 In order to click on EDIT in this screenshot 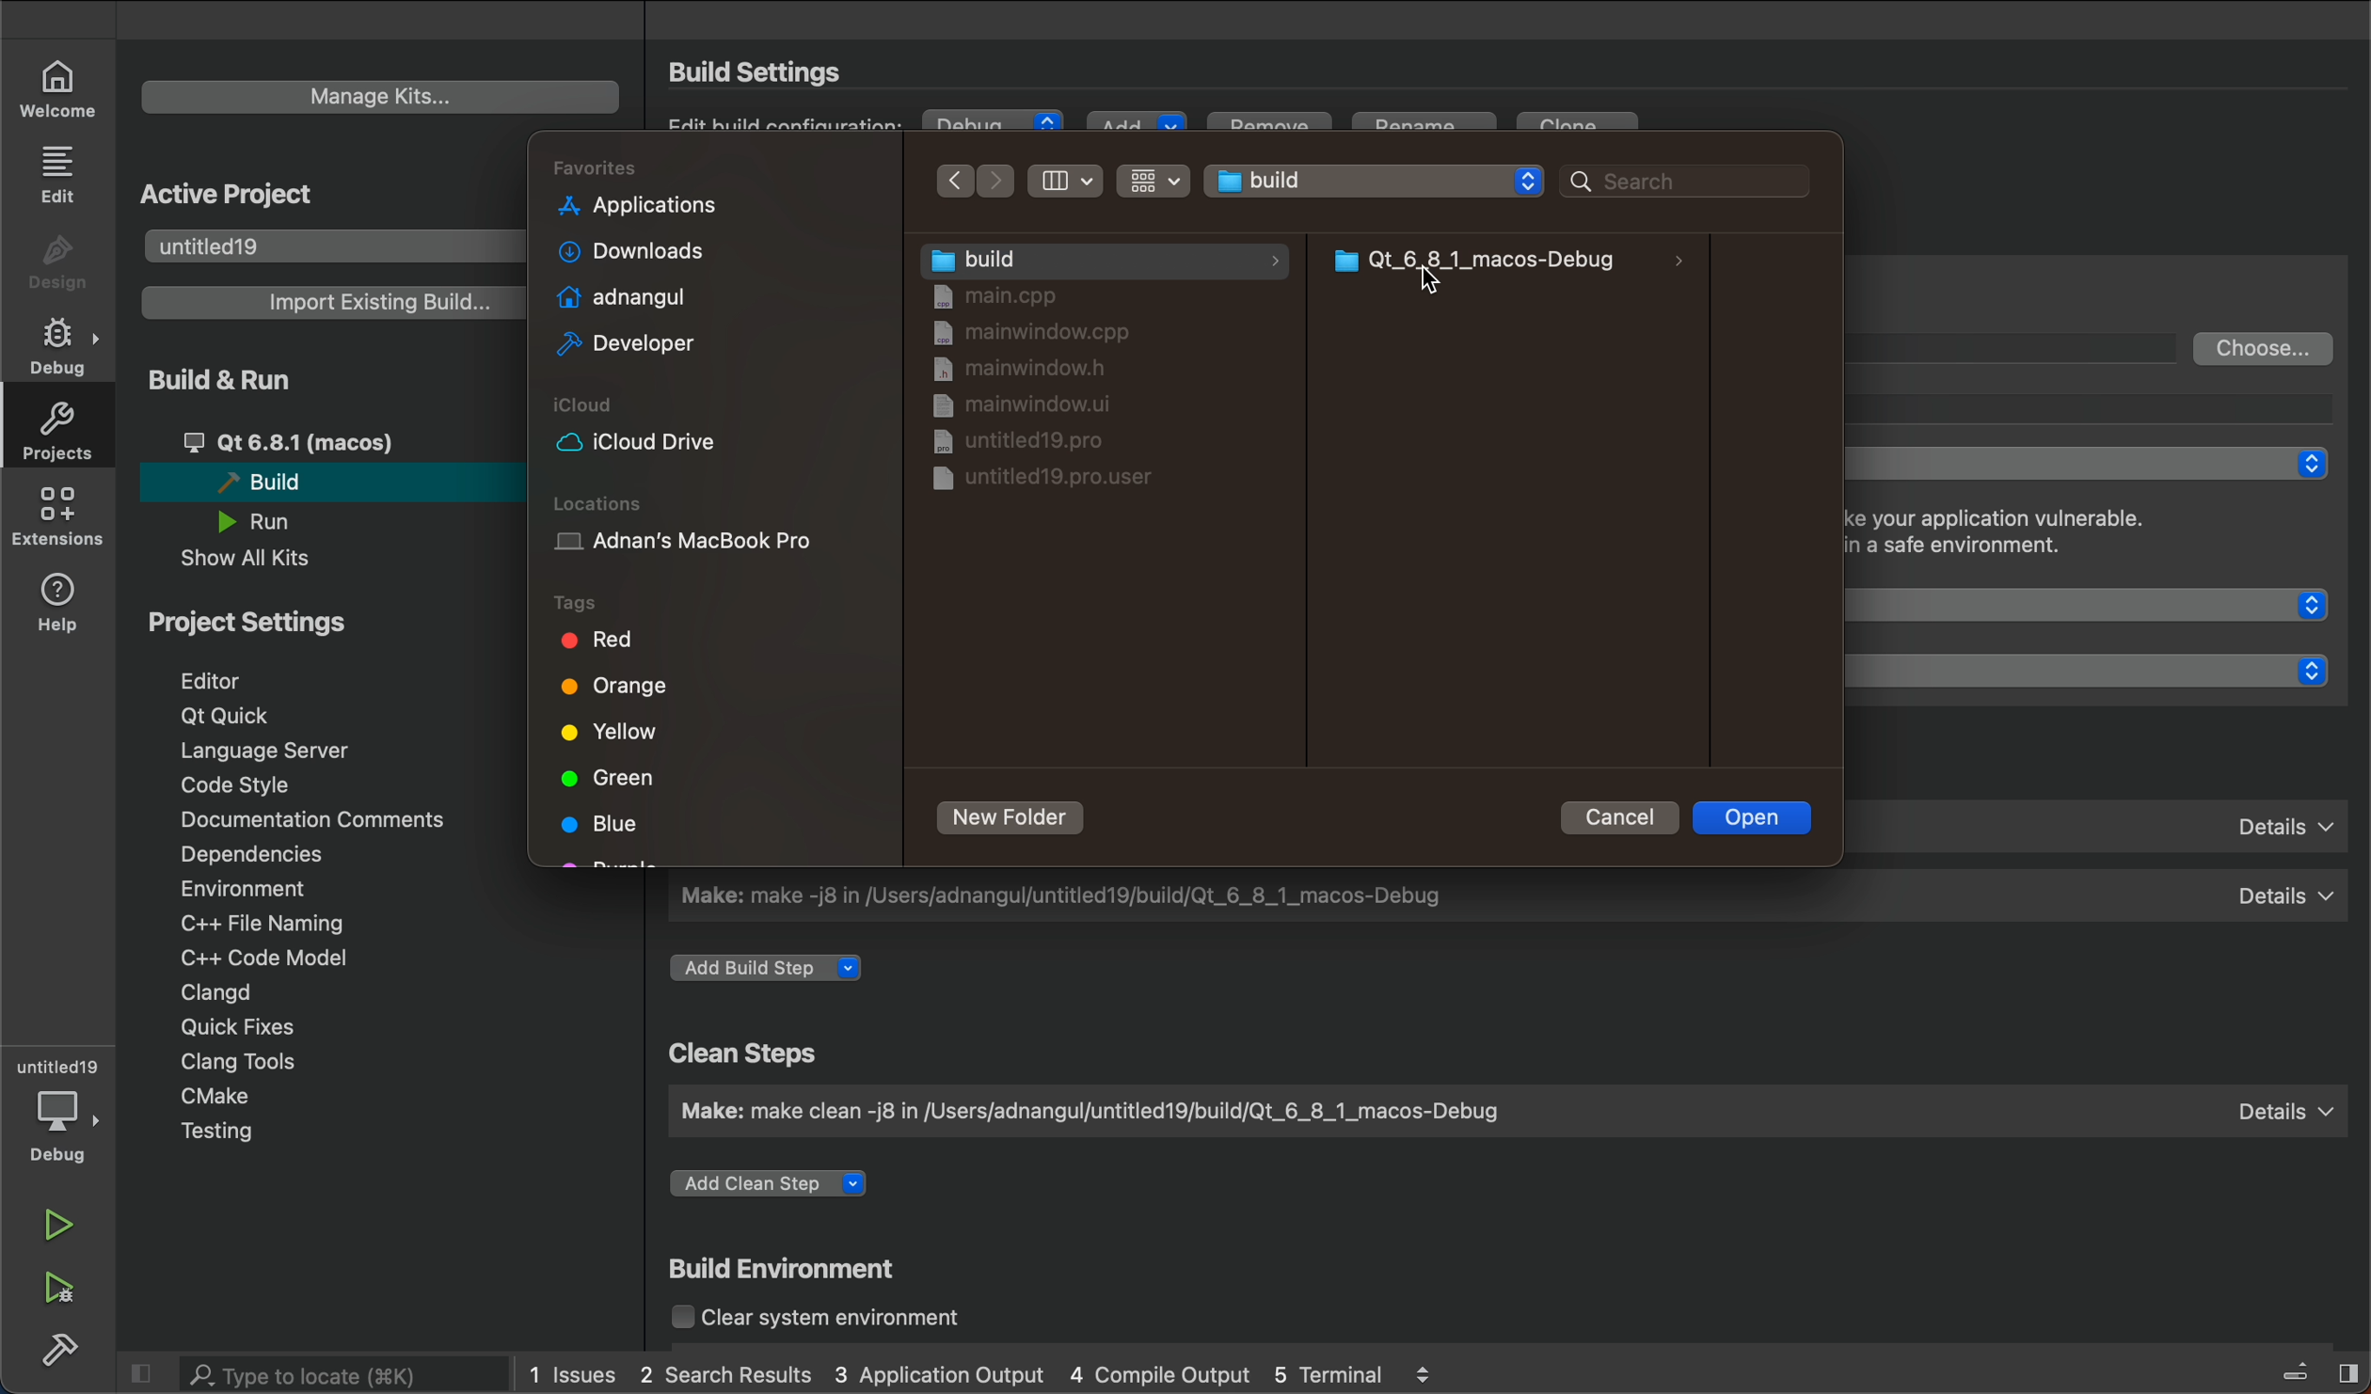, I will do `click(61, 172)`.